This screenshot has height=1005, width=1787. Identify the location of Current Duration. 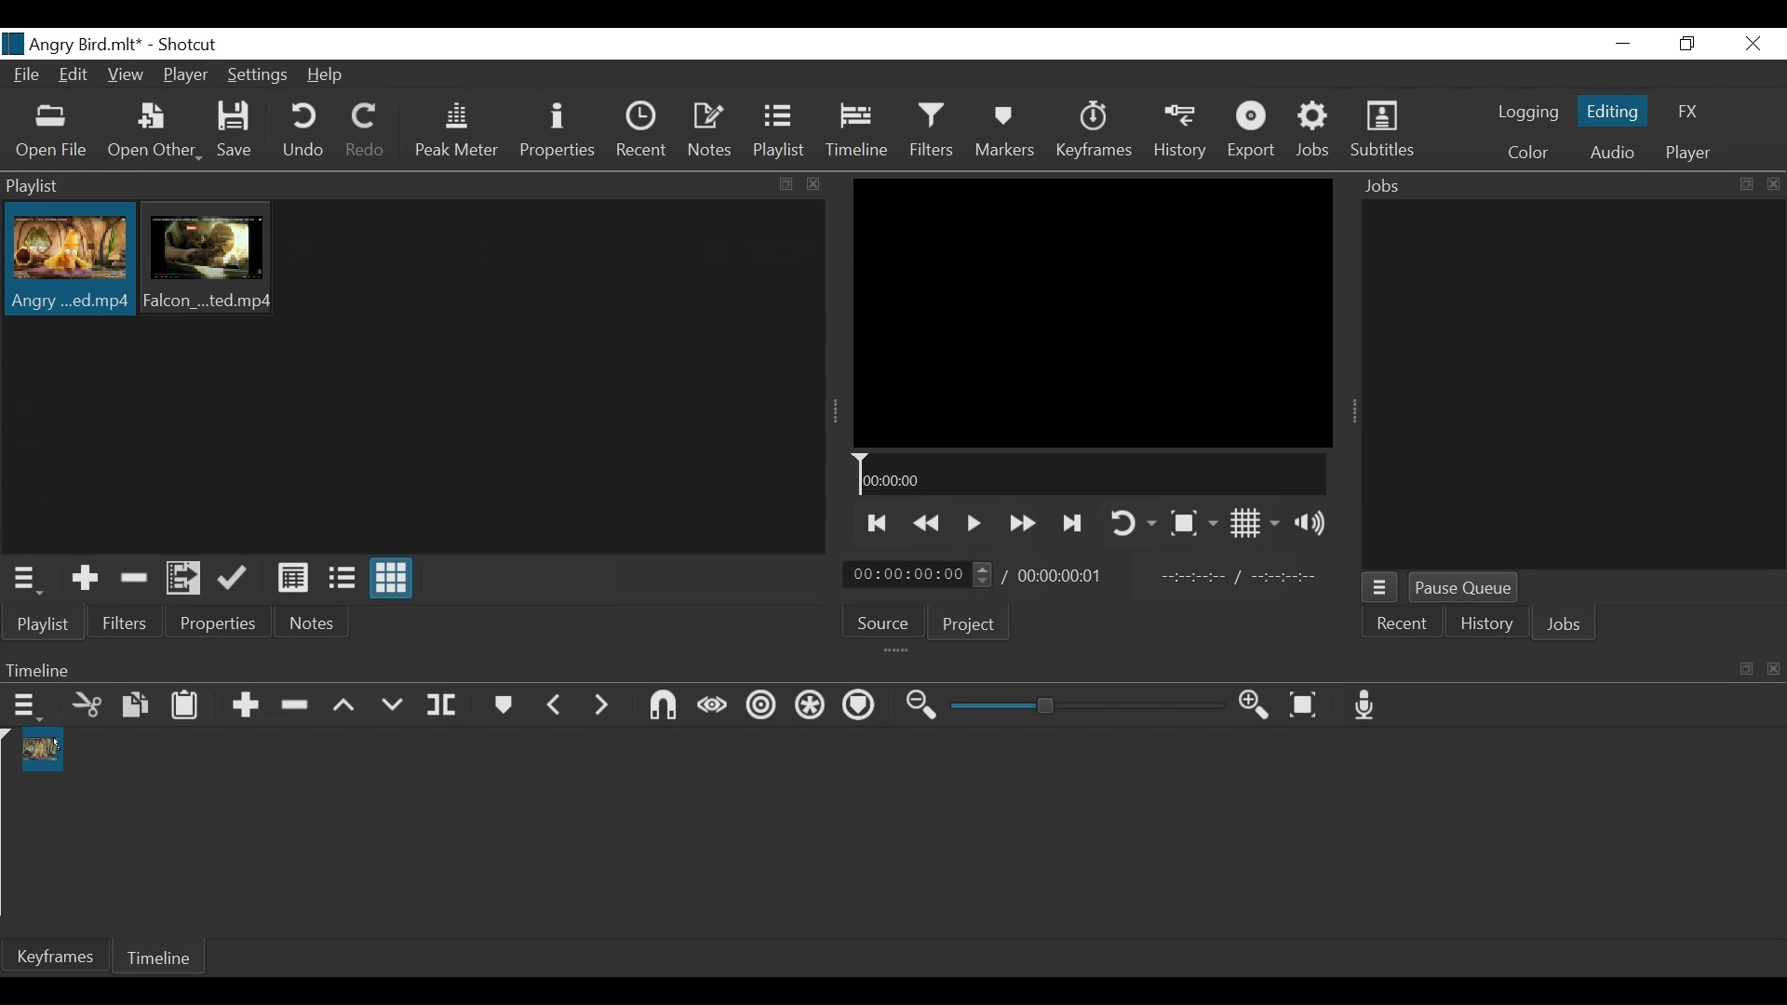
(919, 575).